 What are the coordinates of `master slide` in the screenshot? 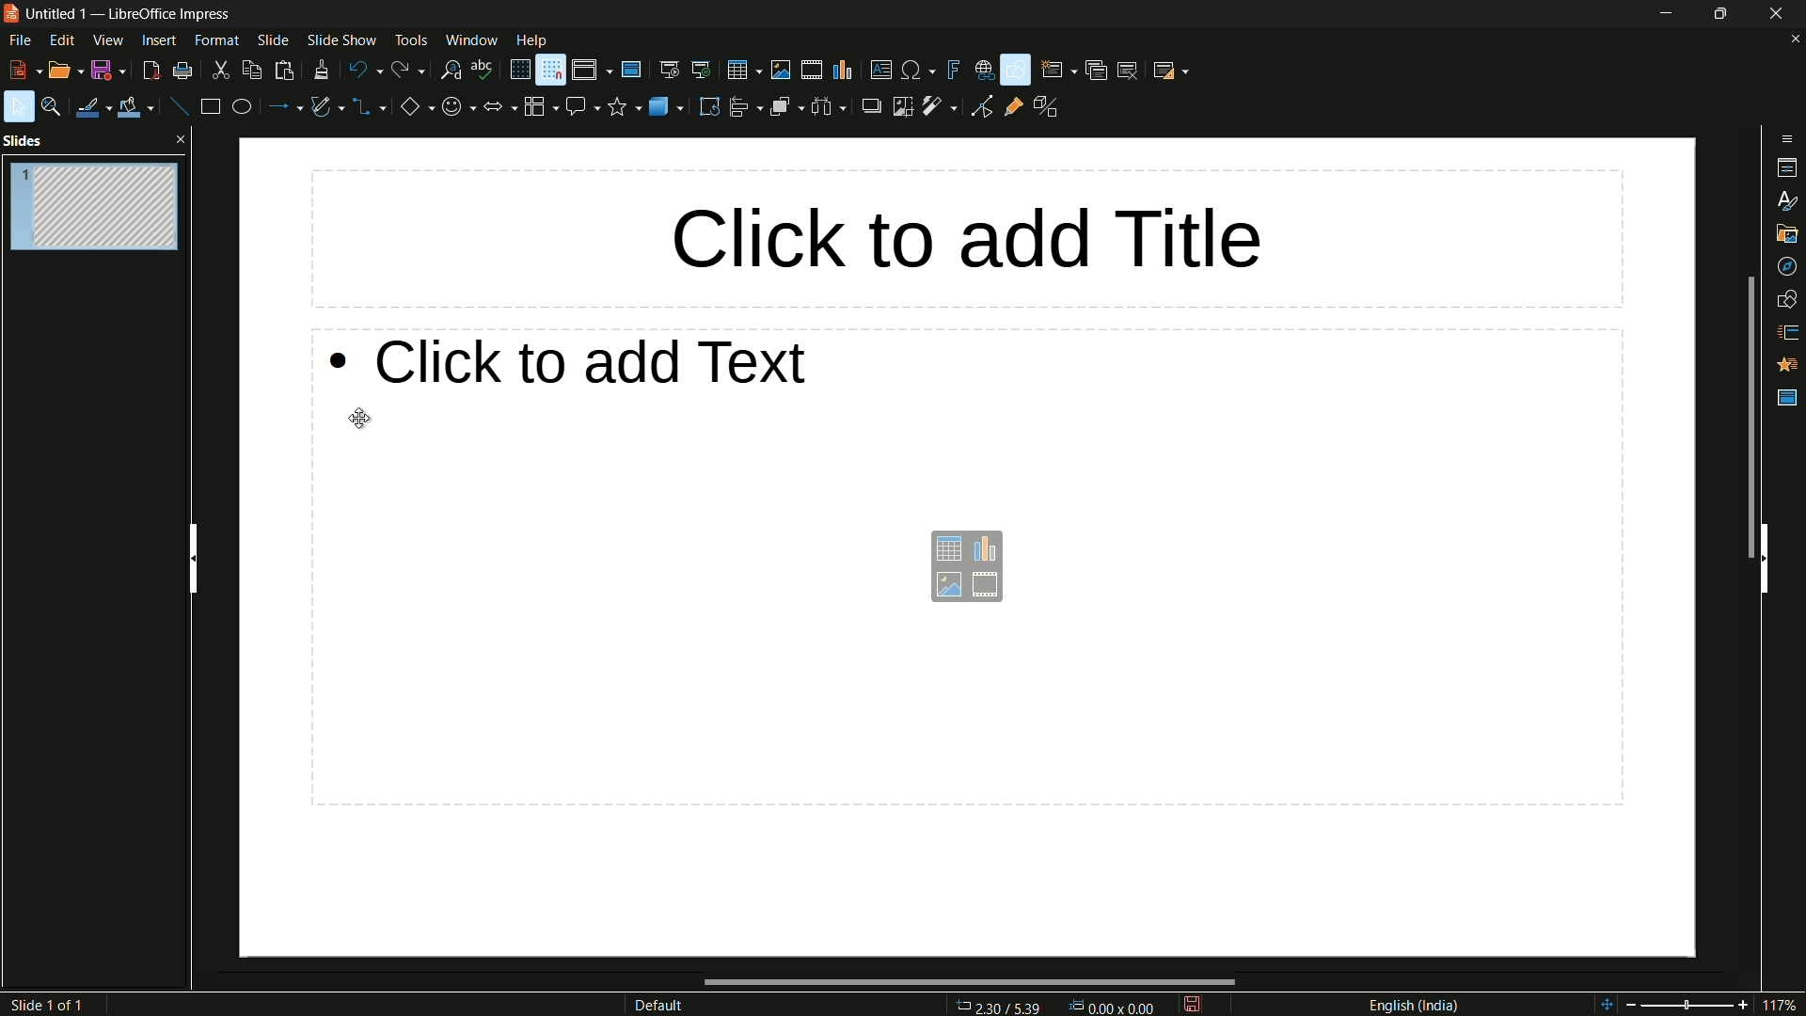 It's located at (631, 70).